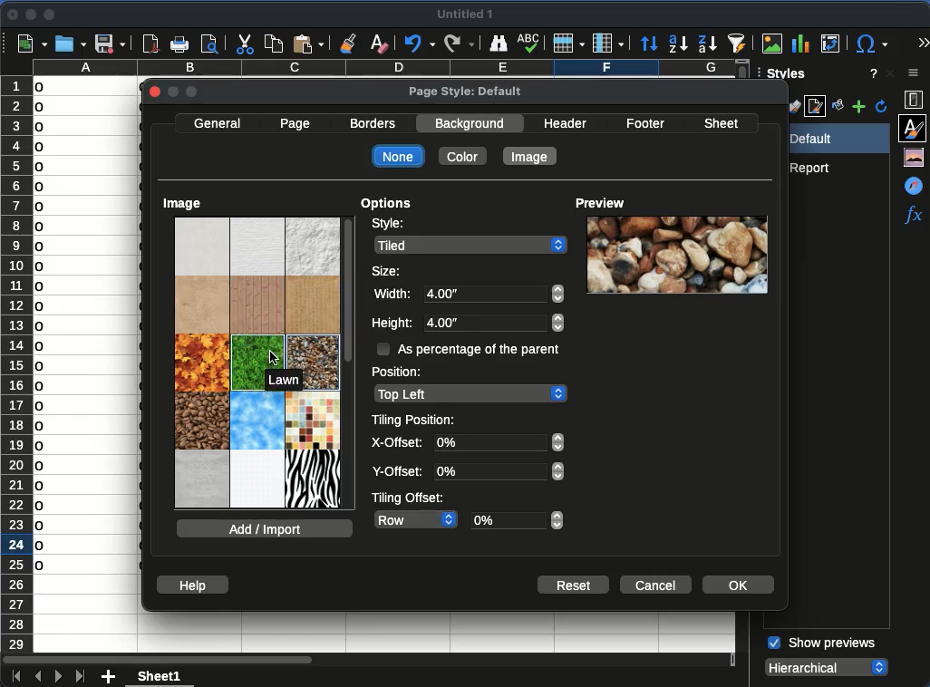 The image size is (930, 687). What do you see at coordinates (828, 666) in the screenshot?
I see `hierarchical ` at bounding box center [828, 666].